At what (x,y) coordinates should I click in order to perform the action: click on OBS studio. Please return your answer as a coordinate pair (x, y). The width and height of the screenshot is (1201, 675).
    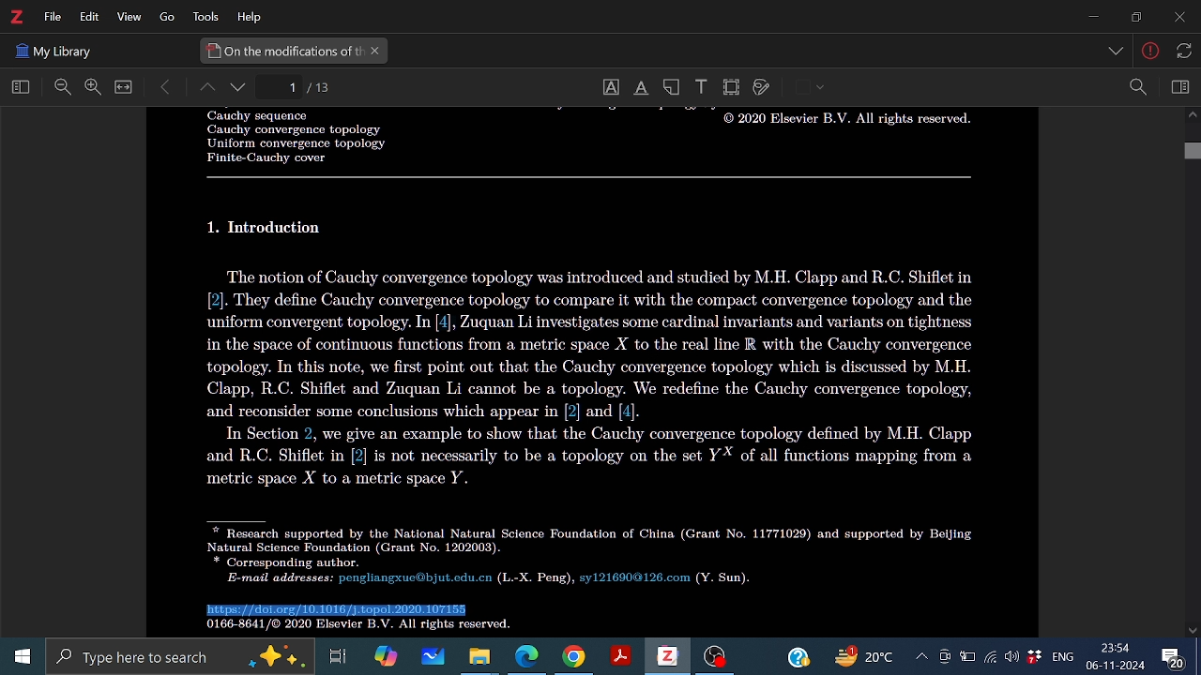
    Looking at the image, I should click on (715, 658).